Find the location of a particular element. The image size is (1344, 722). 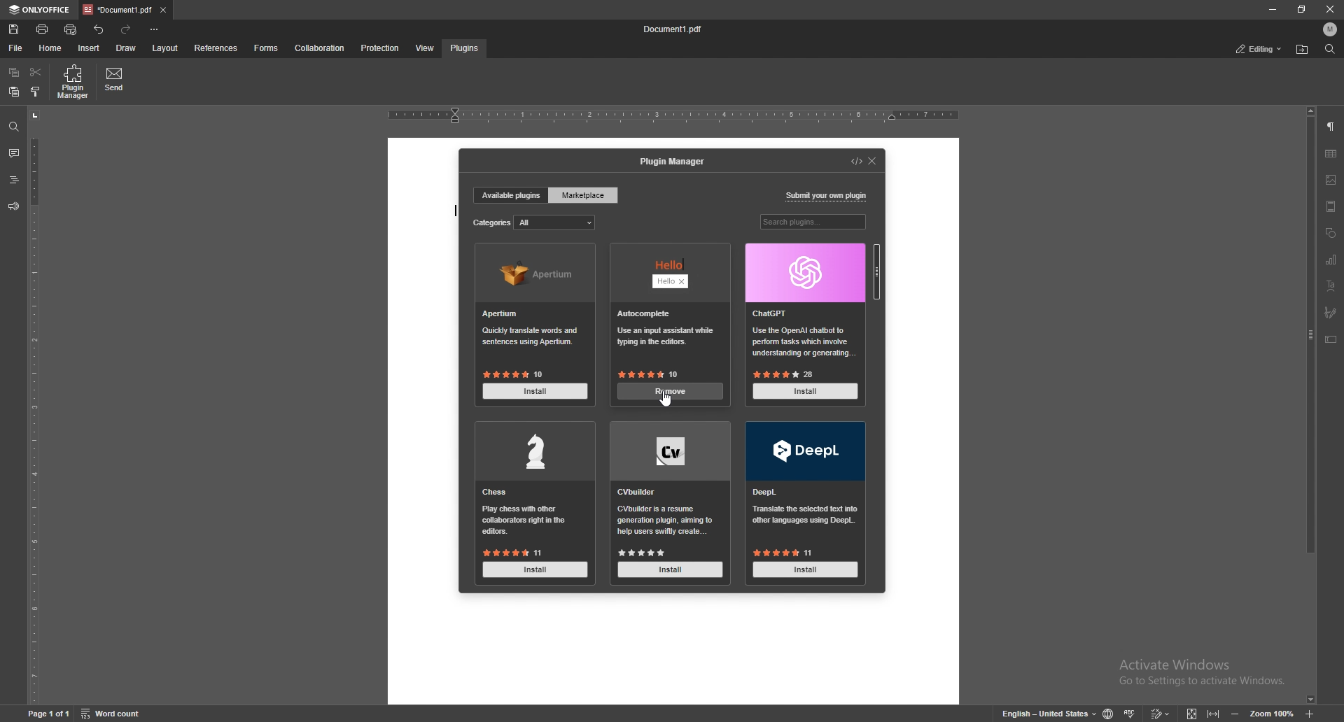

insert is located at coordinates (89, 48).